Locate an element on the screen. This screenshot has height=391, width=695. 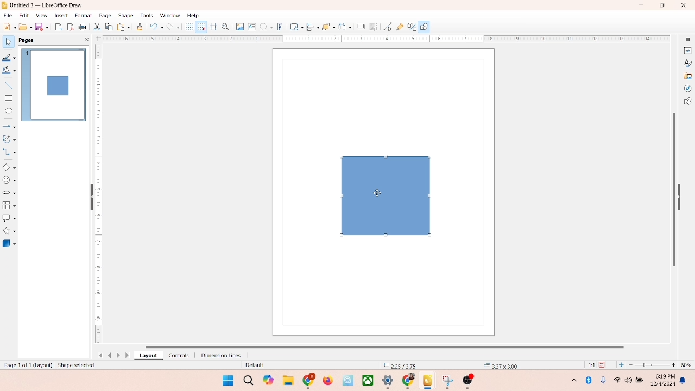
ellipse is located at coordinates (9, 111).